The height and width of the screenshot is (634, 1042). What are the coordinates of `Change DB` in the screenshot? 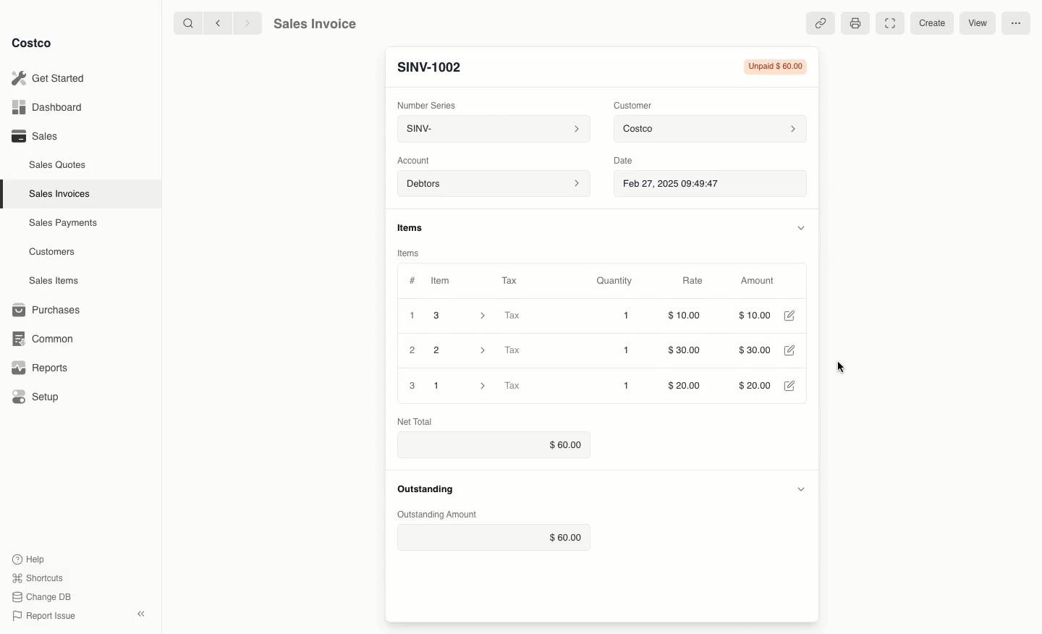 It's located at (43, 595).